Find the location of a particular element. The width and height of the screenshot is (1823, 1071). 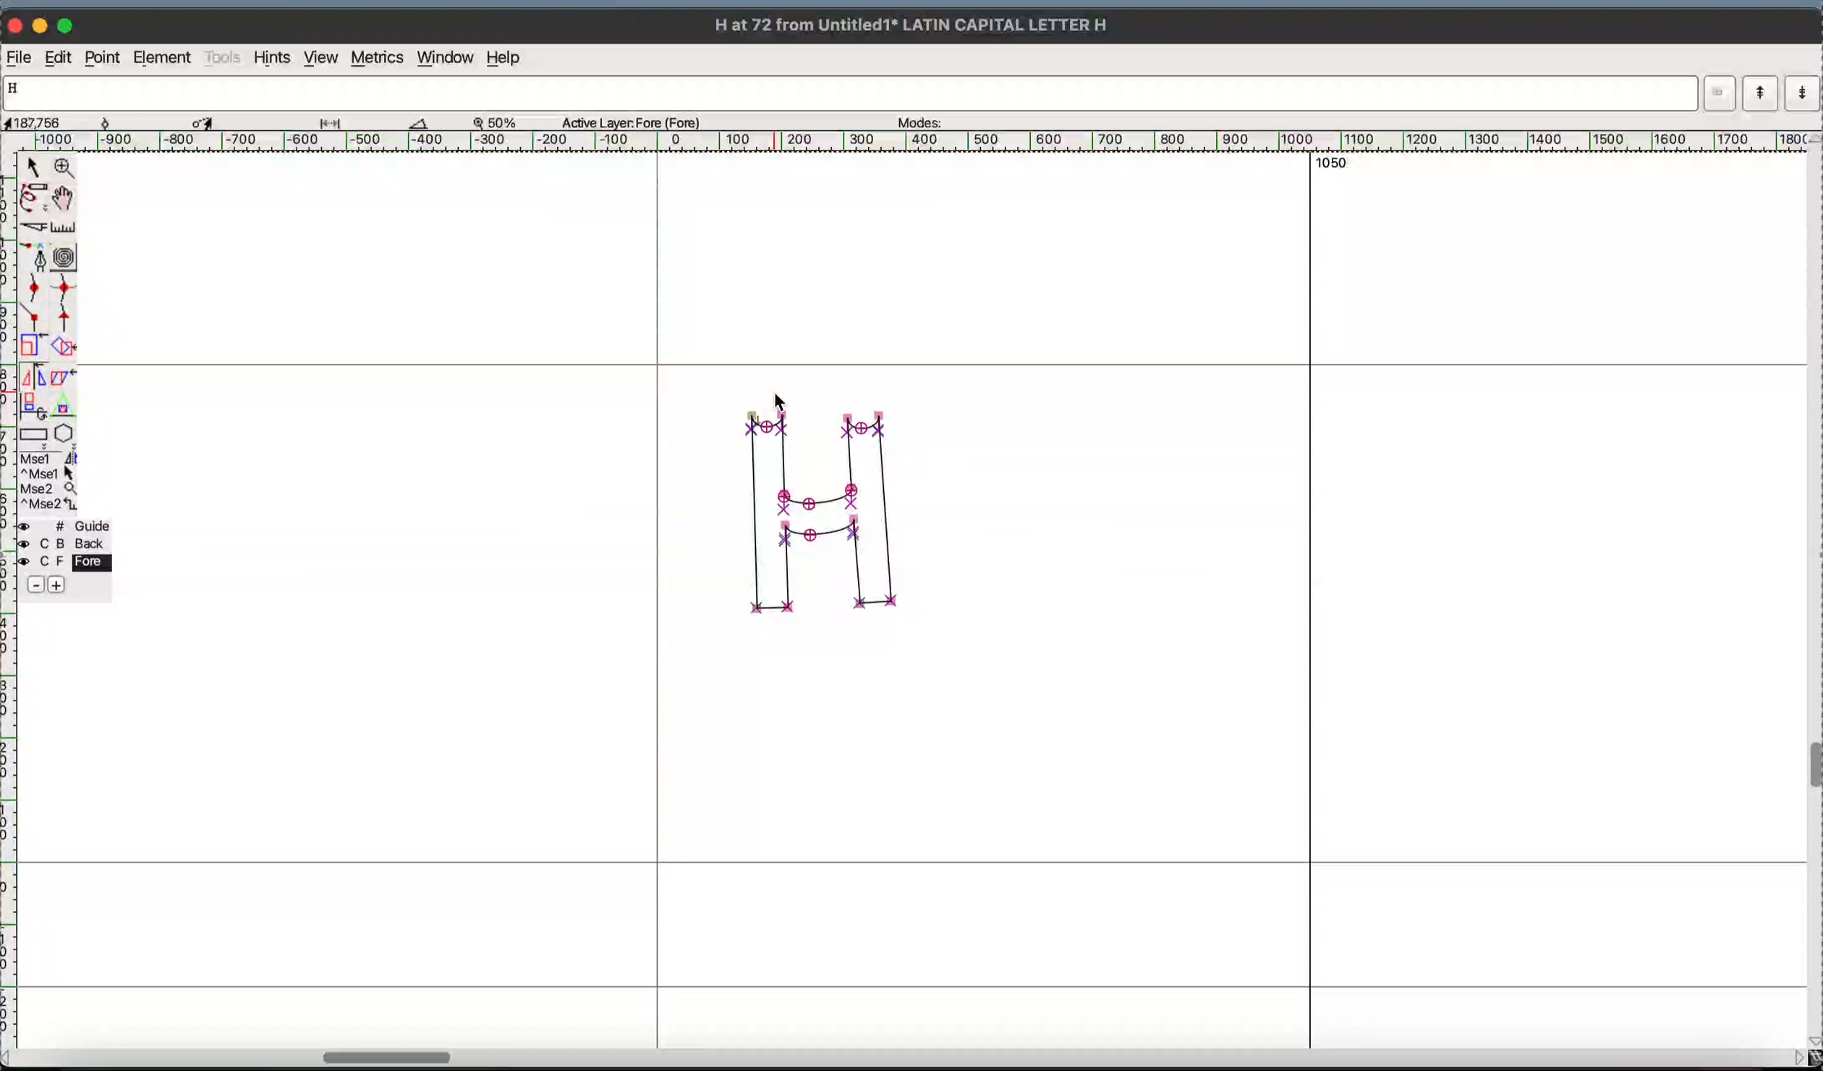

next word is located at coordinates (1803, 93).